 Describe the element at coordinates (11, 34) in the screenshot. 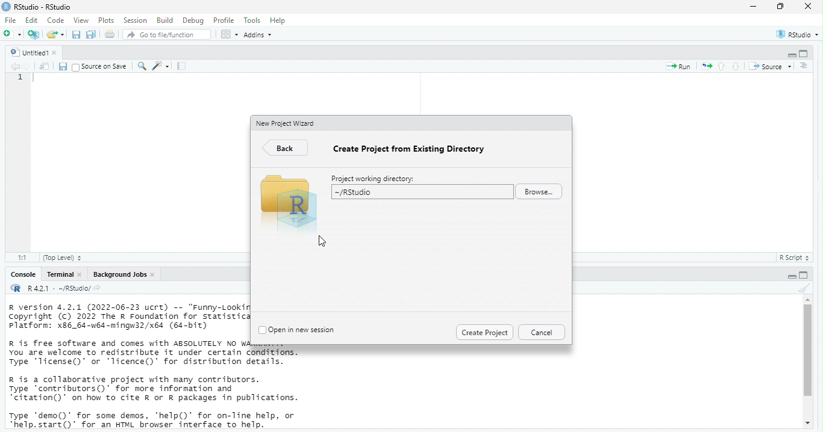

I see `new file` at that location.